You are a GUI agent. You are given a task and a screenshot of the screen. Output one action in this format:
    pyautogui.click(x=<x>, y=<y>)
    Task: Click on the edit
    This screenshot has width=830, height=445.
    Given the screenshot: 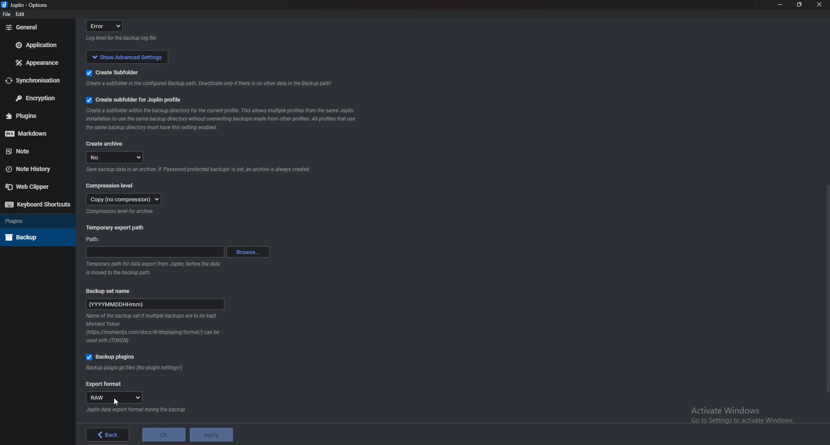 What is the action you would take?
    pyautogui.click(x=22, y=16)
    